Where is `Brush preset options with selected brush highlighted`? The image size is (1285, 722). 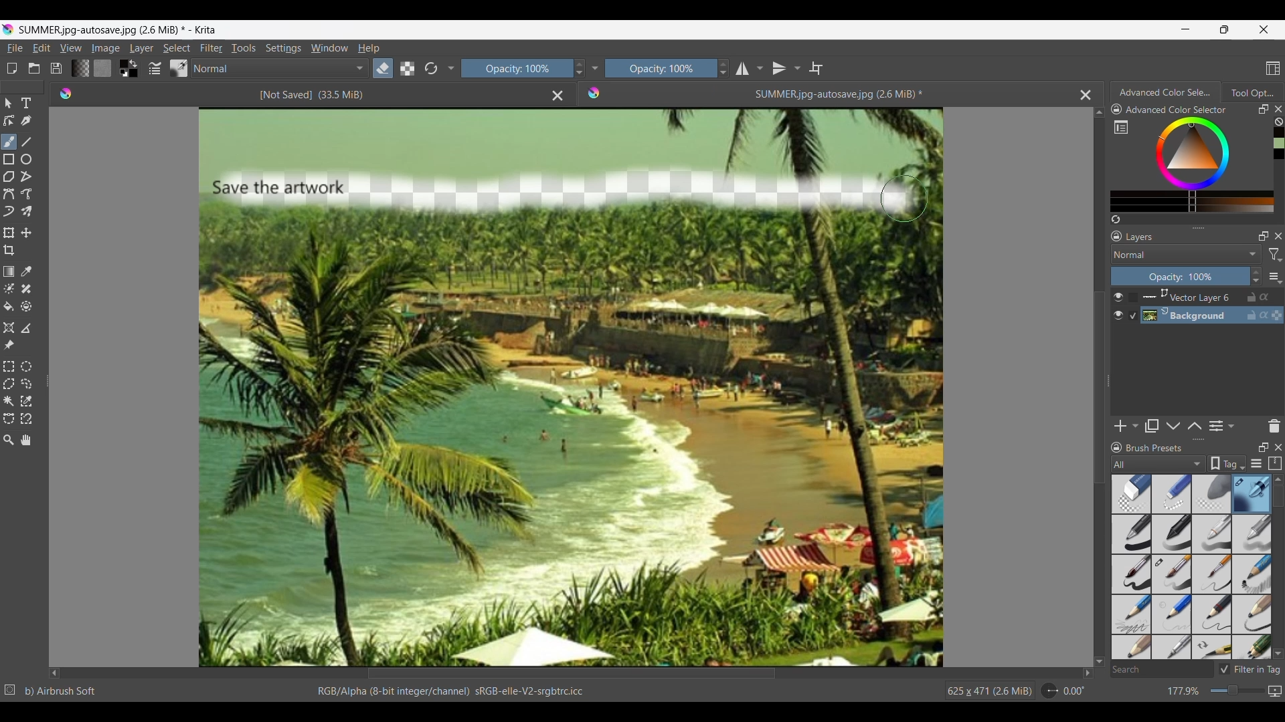 Brush preset options with selected brush highlighted is located at coordinates (1192, 568).